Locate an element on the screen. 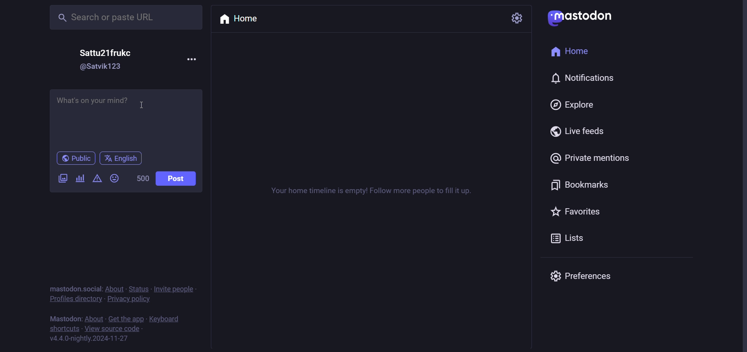 This screenshot has width=747, height=352. shortcuts is located at coordinates (65, 328).